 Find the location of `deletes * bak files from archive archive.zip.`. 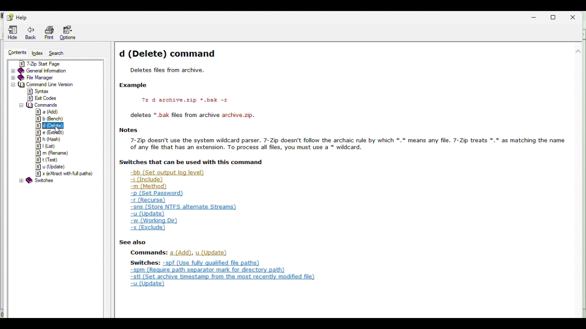

deletes * bak files from archive archive.zip. is located at coordinates (200, 116).